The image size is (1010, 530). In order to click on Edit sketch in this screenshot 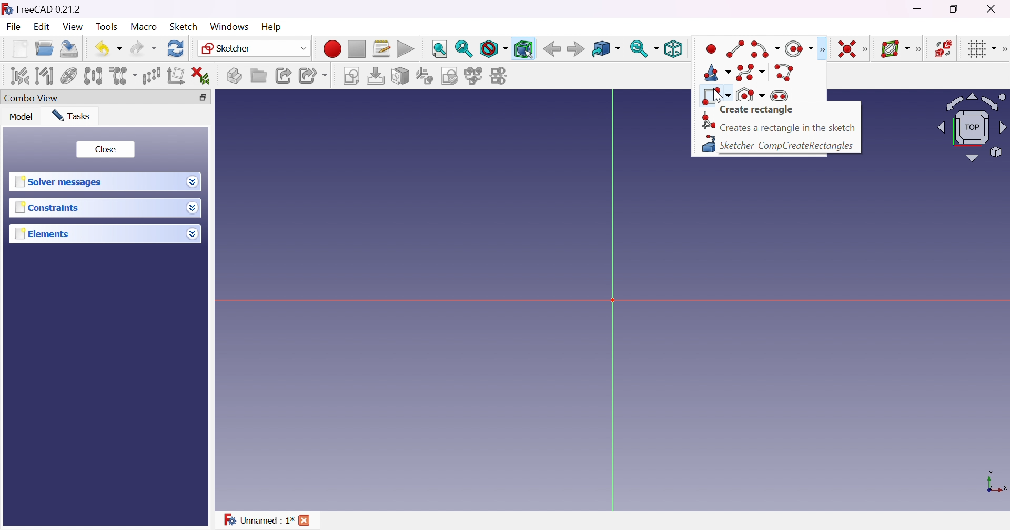, I will do `click(375, 76)`.